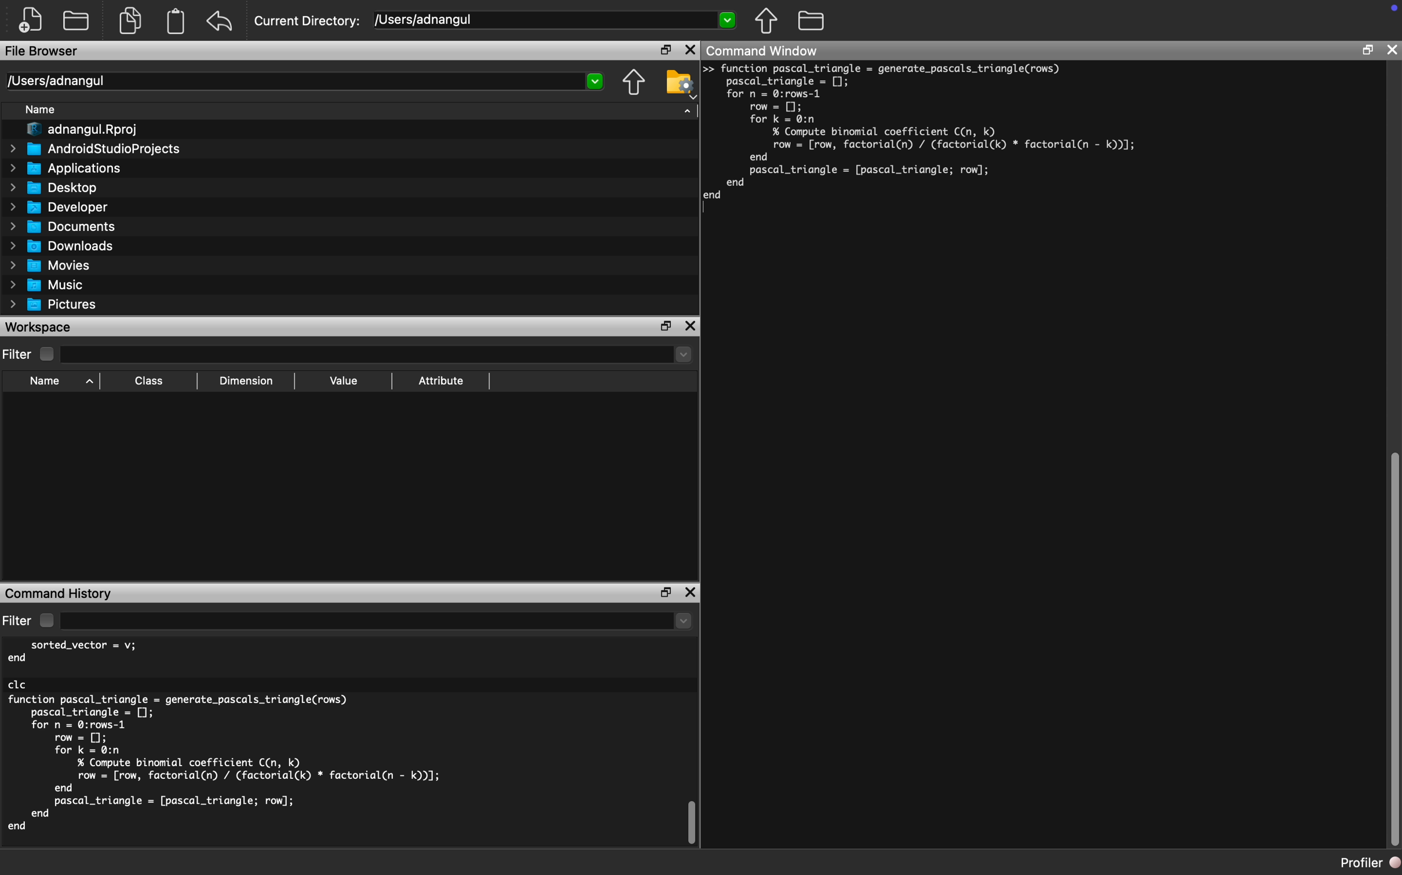  What do you see at coordinates (63, 227) in the screenshot?
I see `Documents` at bounding box center [63, 227].